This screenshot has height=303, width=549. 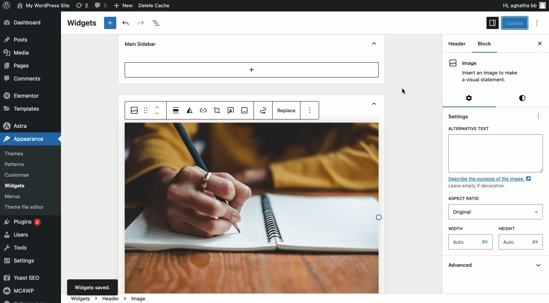 What do you see at coordinates (496, 266) in the screenshot?
I see `Advanced` at bounding box center [496, 266].